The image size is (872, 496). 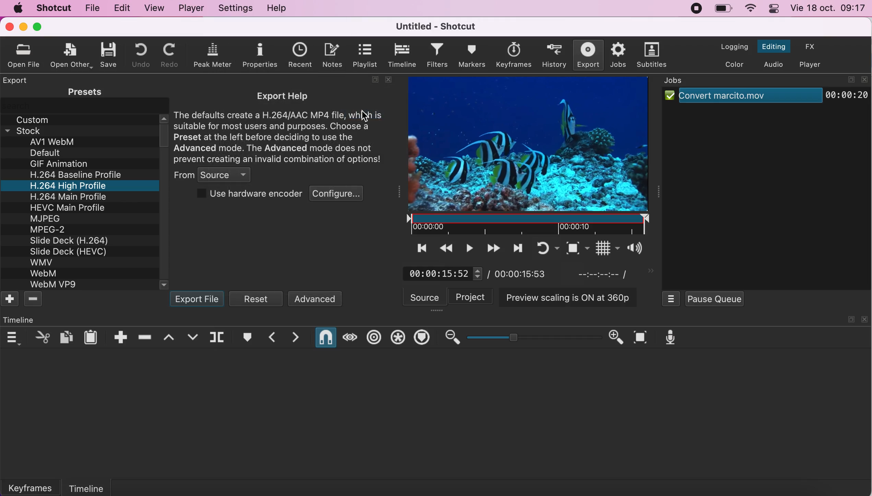 I want to click on zoom in, so click(x=617, y=337).